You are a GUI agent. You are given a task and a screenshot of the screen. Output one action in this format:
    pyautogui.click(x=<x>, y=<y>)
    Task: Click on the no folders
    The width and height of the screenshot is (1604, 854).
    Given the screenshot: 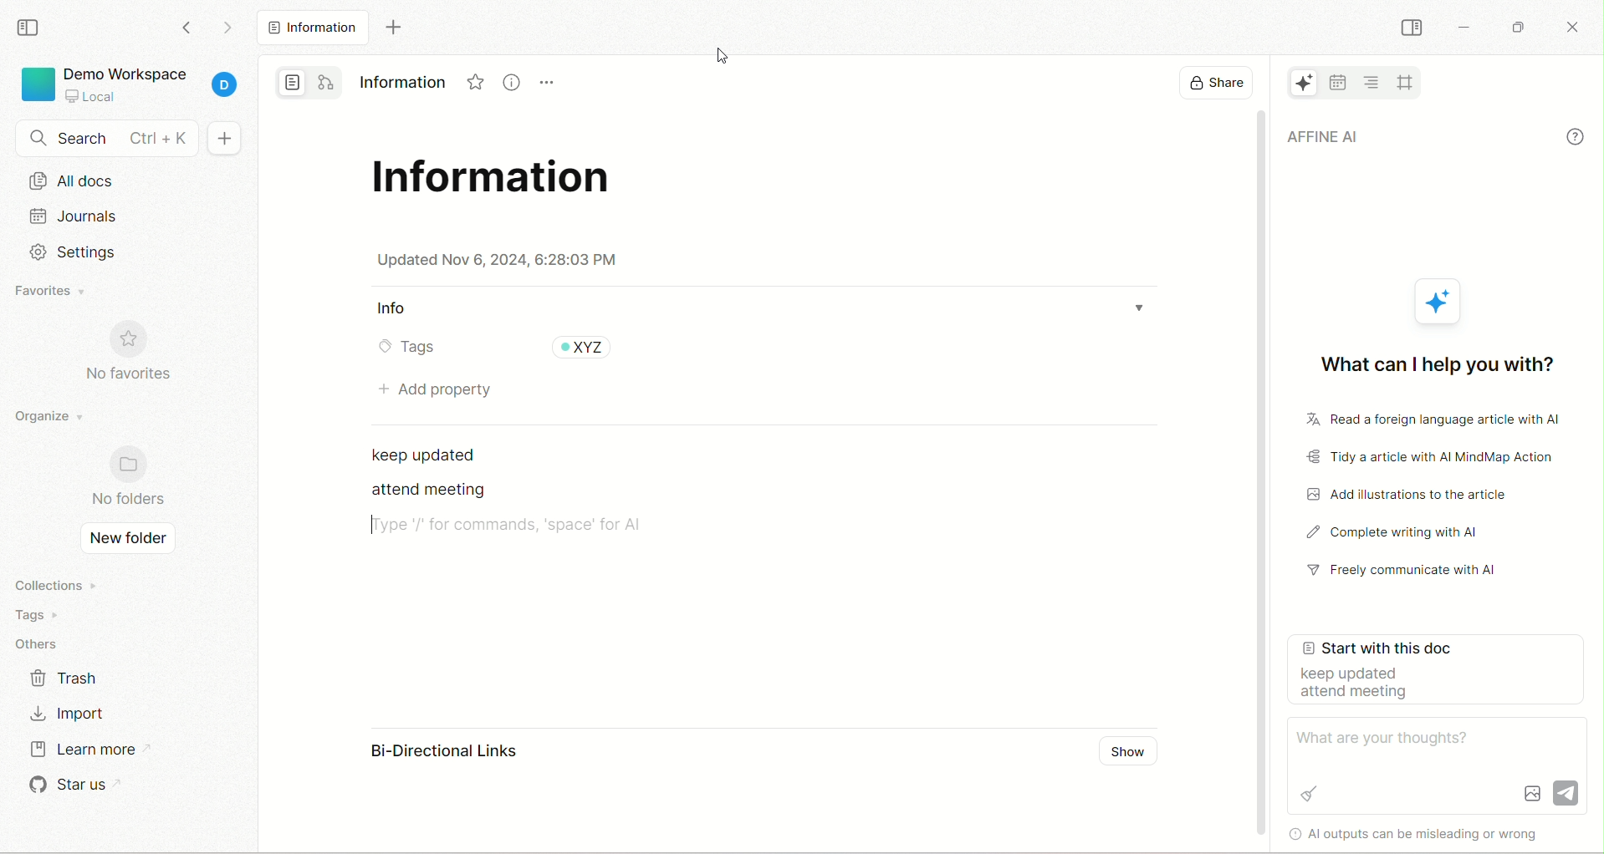 What is the action you would take?
    pyautogui.click(x=126, y=480)
    